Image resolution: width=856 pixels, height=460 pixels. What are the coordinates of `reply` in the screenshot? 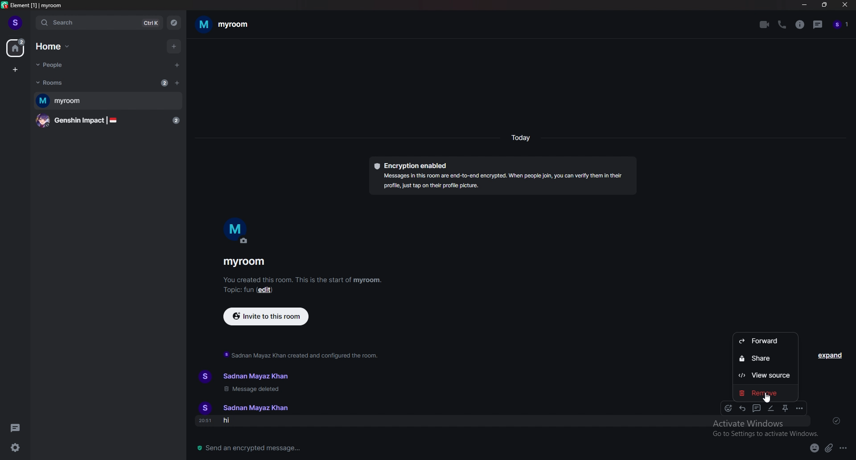 It's located at (743, 408).